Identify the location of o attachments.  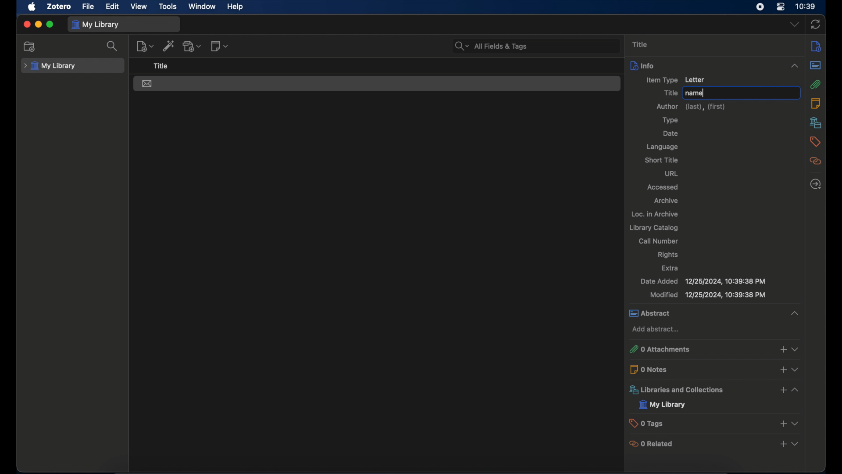
(661, 349).